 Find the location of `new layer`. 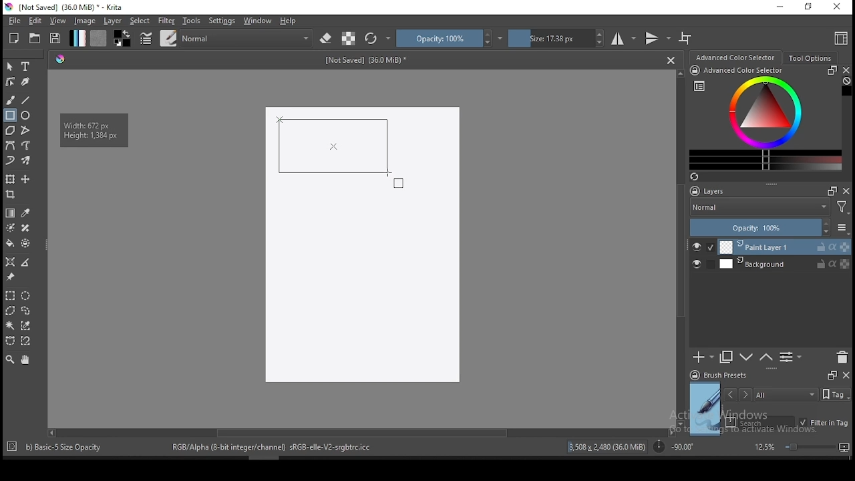

new layer is located at coordinates (703, 357).